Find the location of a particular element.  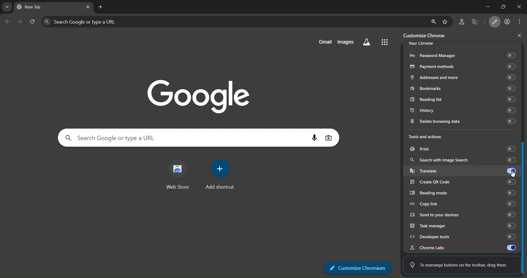

current tab is located at coordinates (38, 8).